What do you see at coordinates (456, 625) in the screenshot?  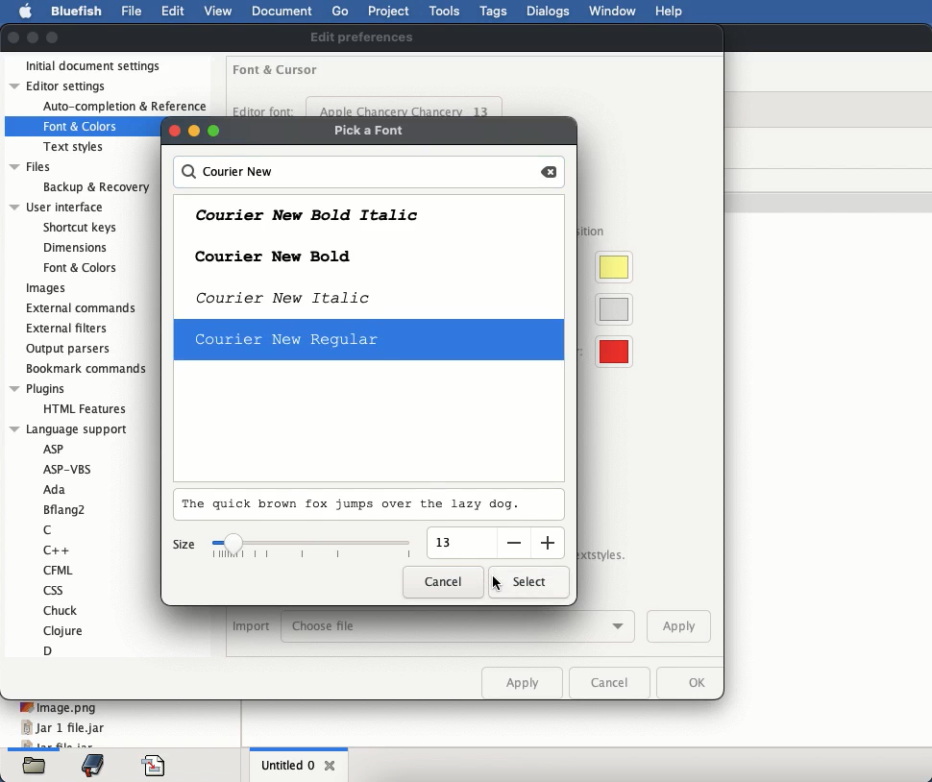 I see `choose file` at bounding box center [456, 625].